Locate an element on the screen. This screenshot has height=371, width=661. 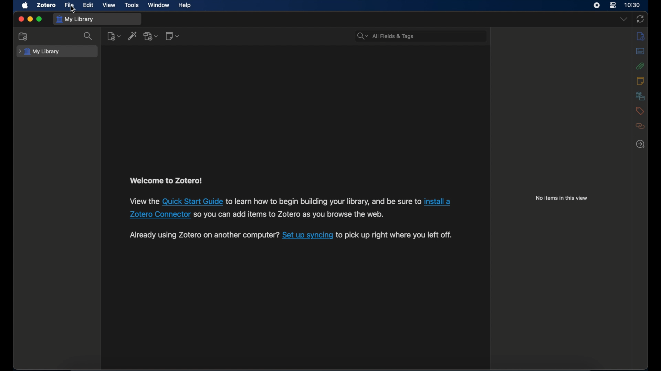
search is located at coordinates (88, 36).